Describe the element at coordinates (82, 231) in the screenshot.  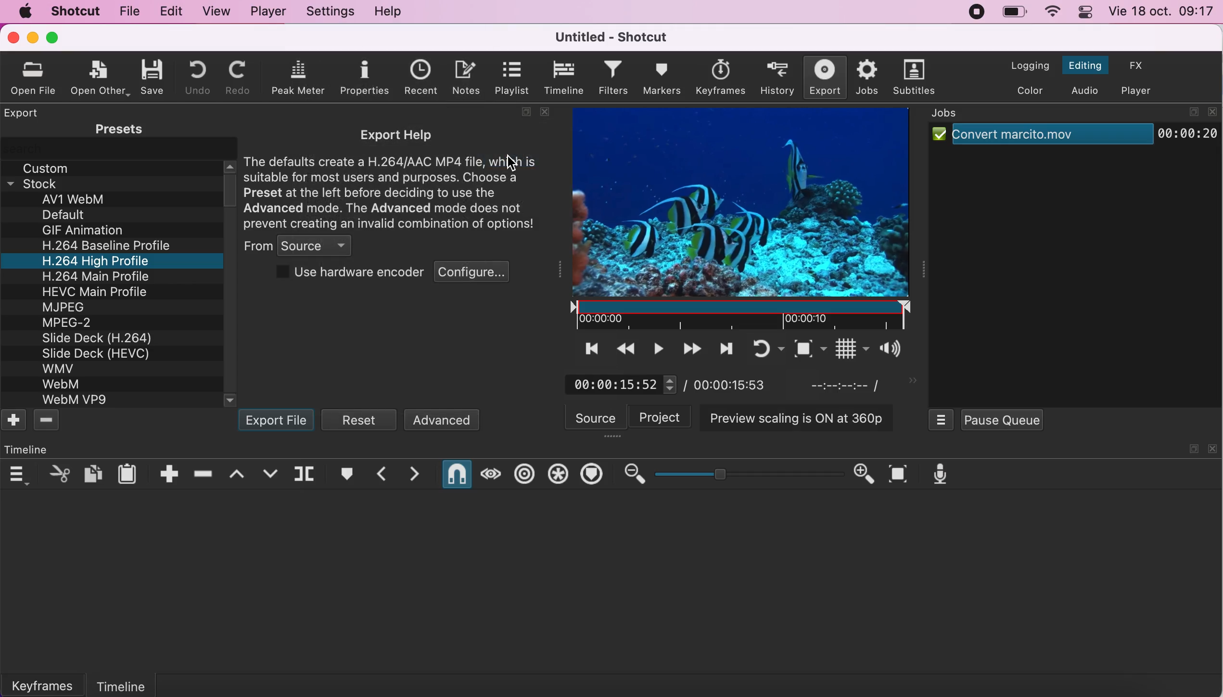
I see `GIF Animation` at that location.